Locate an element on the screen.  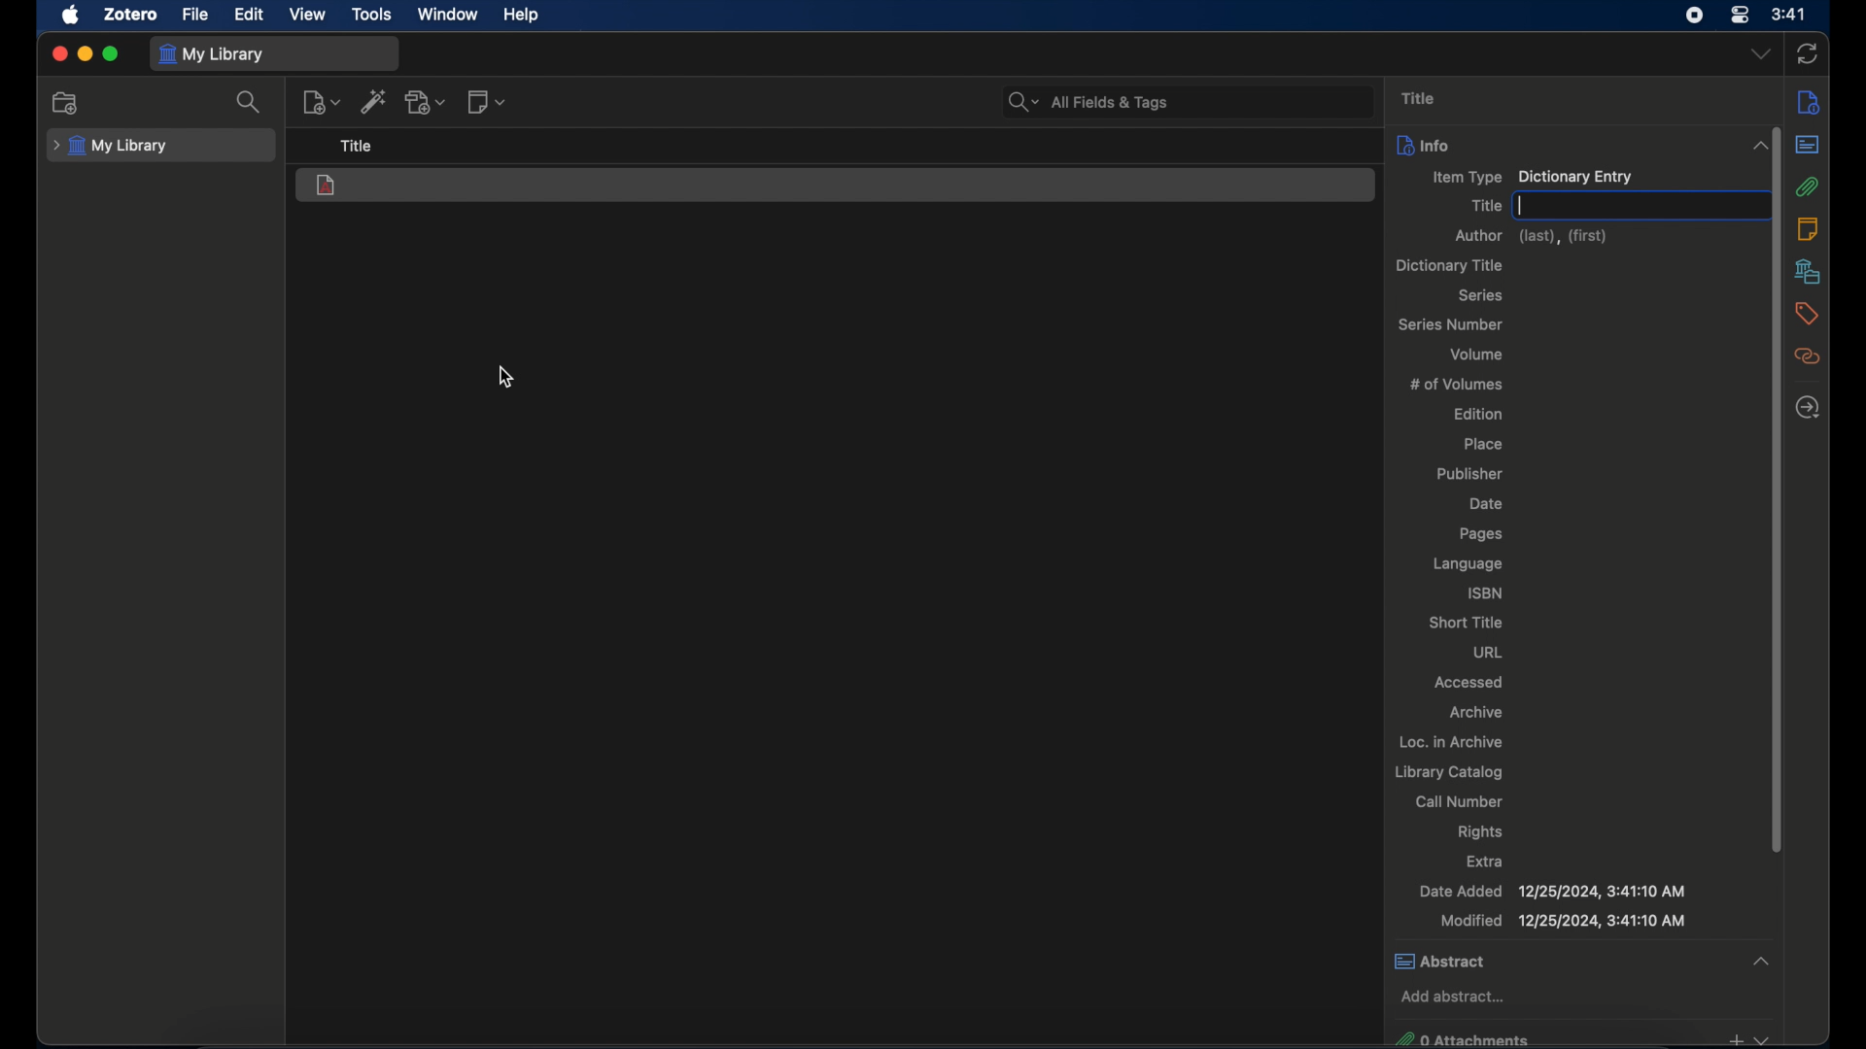
dictionary title is located at coordinates (1448, 265).